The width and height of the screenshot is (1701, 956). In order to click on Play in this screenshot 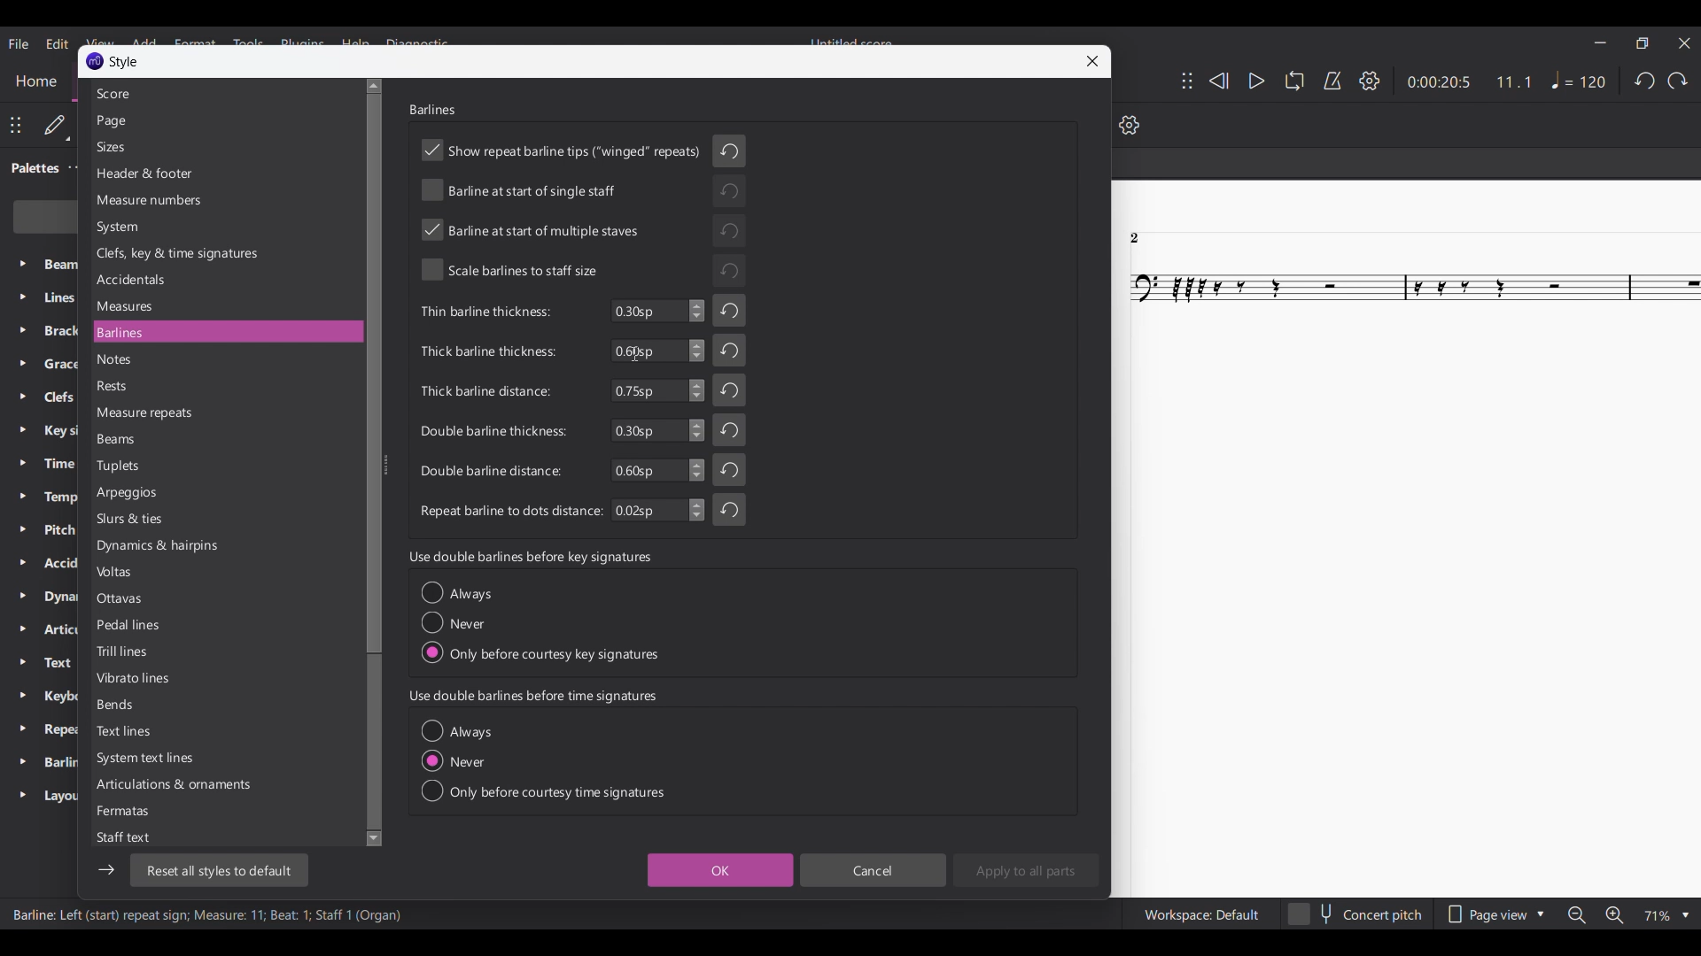, I will do `click(1257, 81)`.